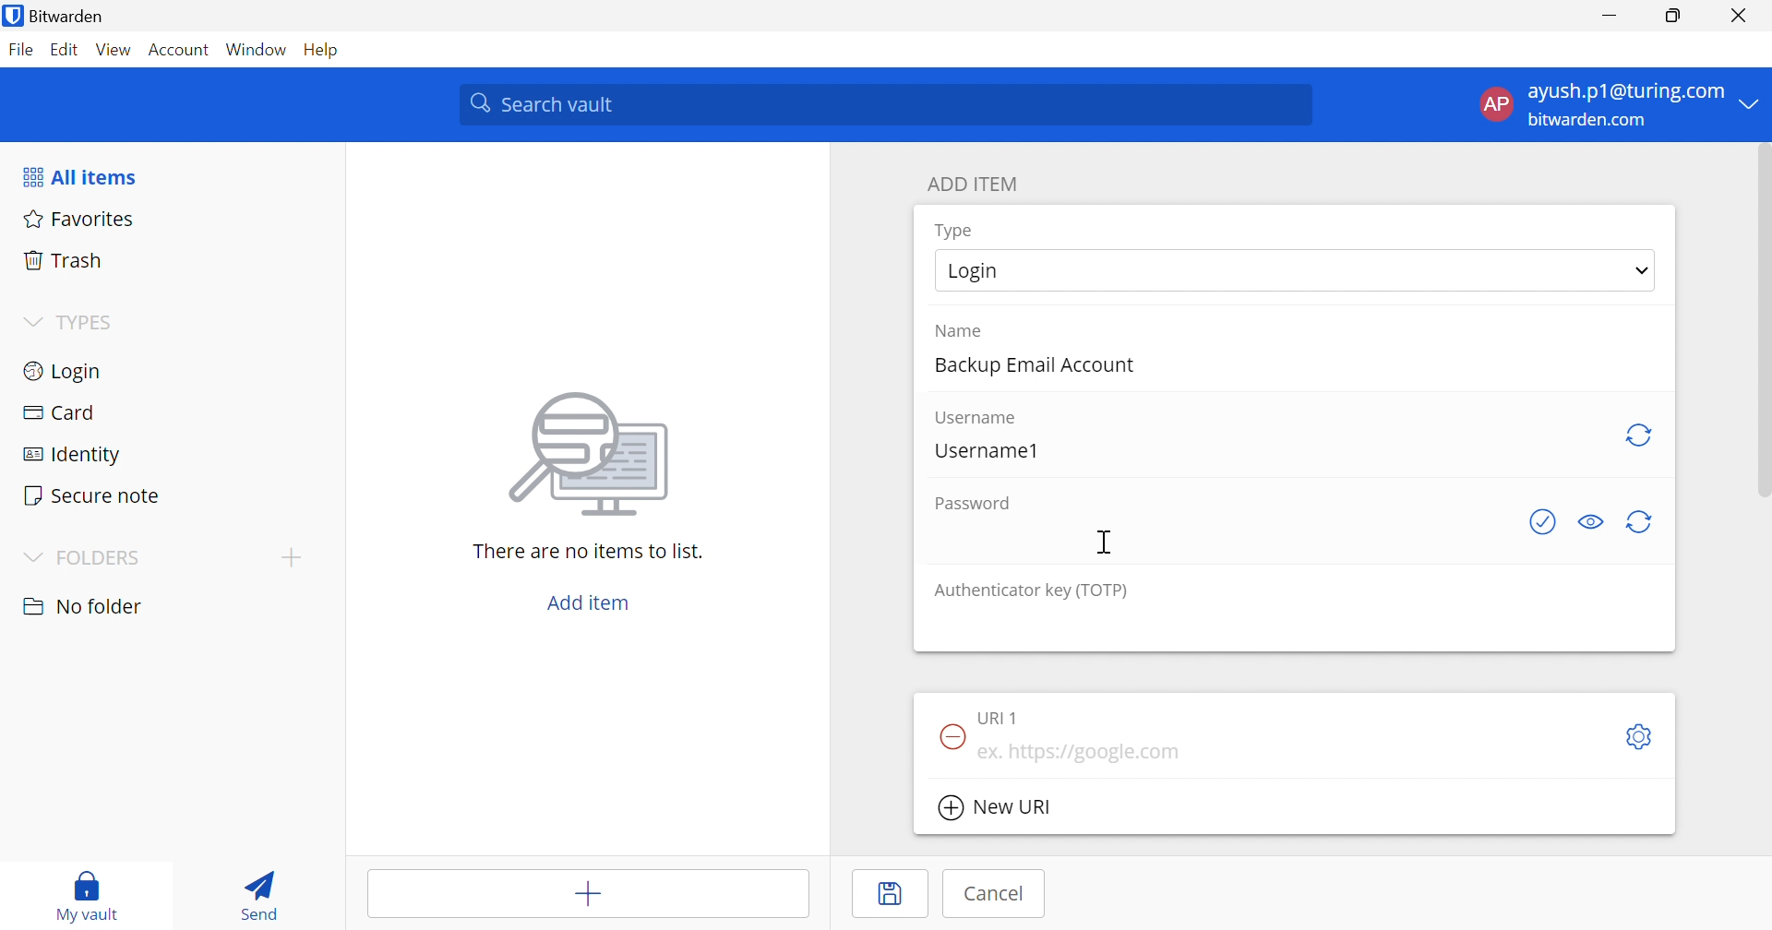  What do you see at coordinates (1672, 14) in the screenshot?
I see `Restore Down` at bounding box center [1672, 14].